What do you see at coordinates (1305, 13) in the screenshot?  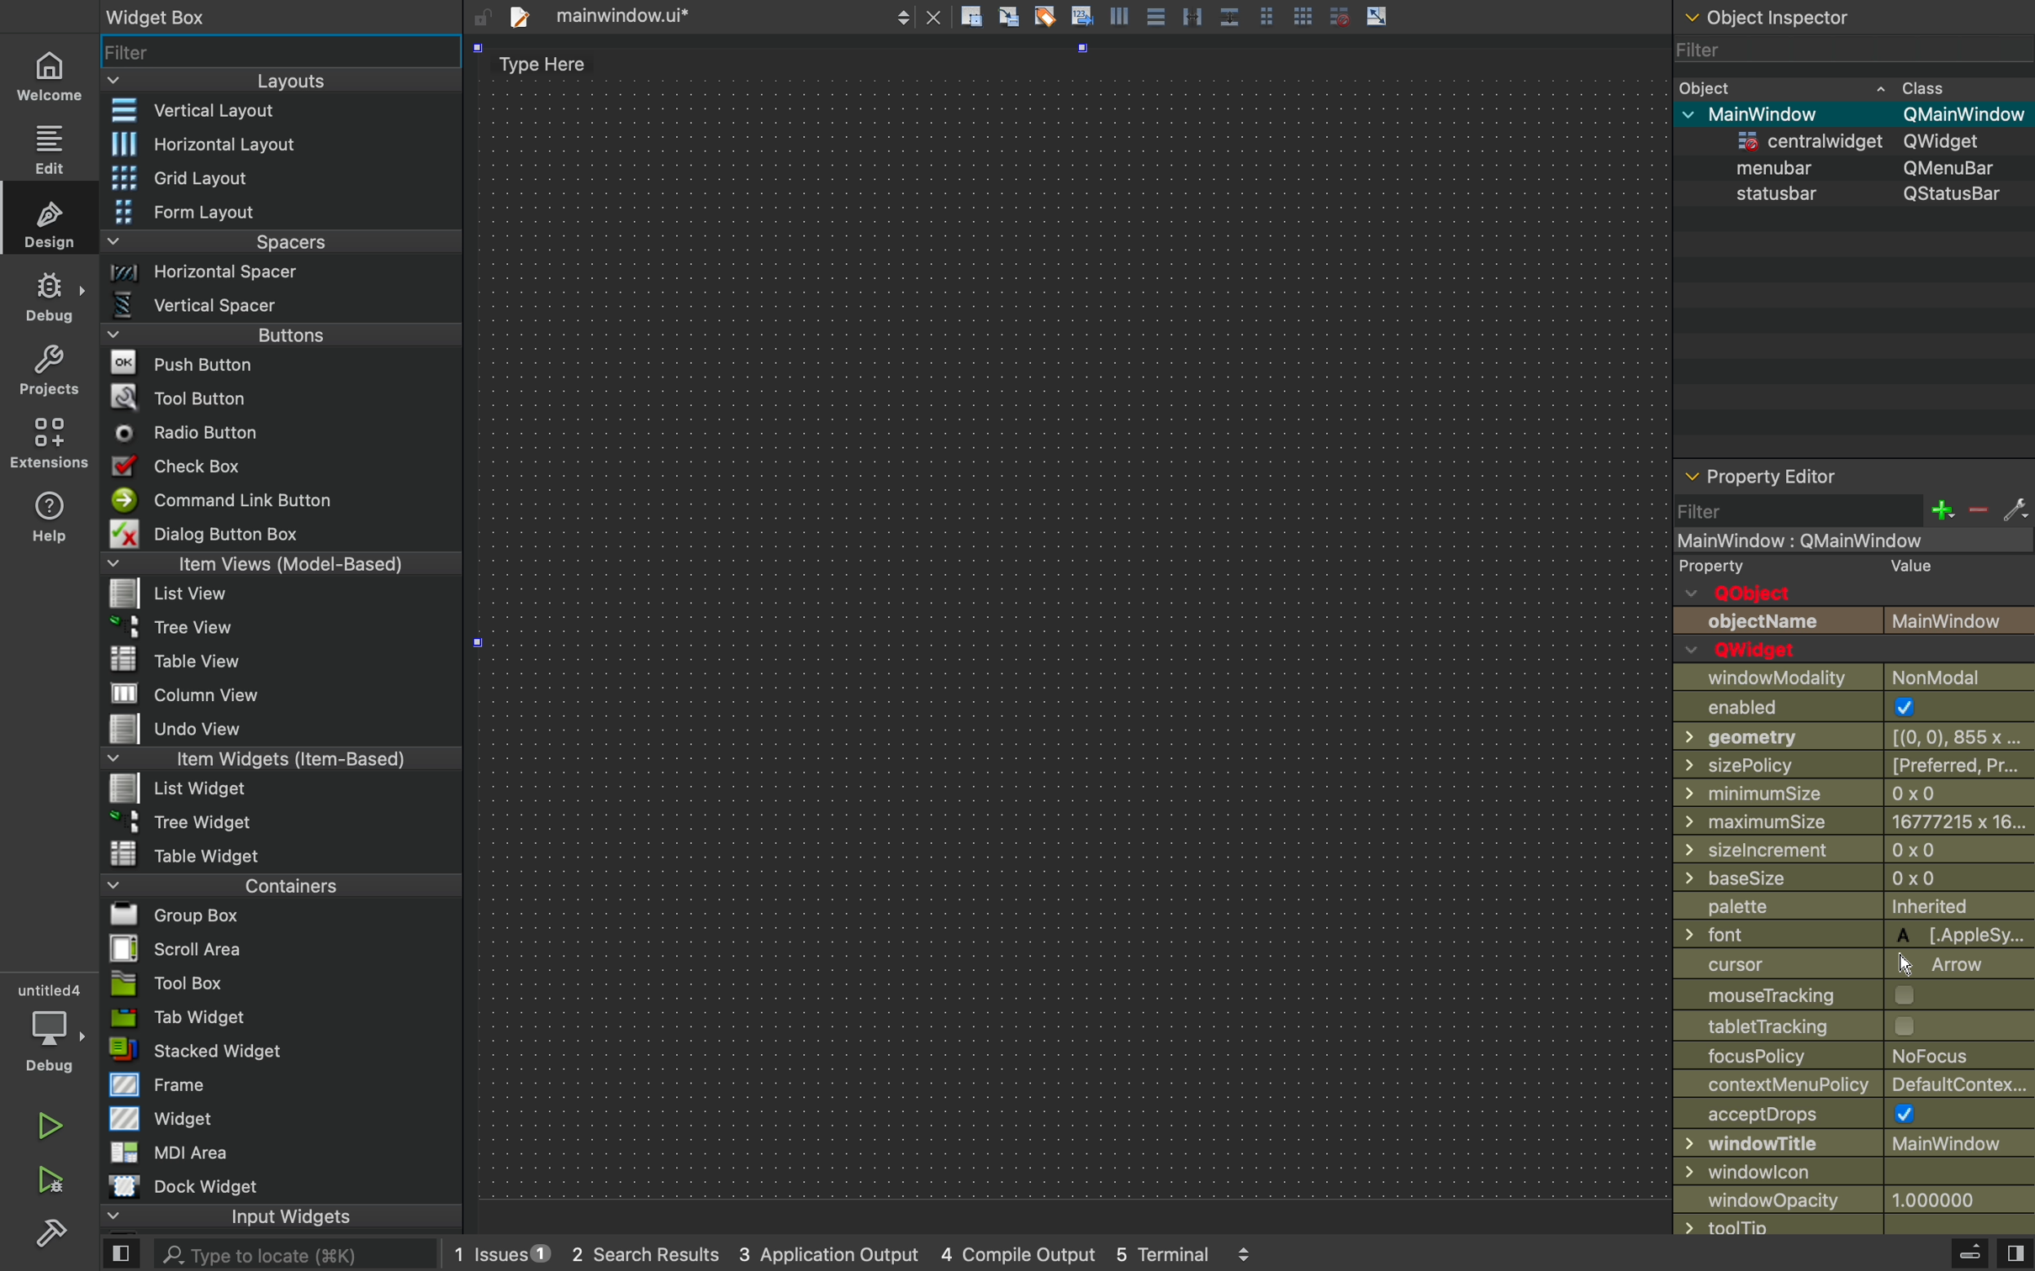 I see `grid` at bounding box center [1305, 13].